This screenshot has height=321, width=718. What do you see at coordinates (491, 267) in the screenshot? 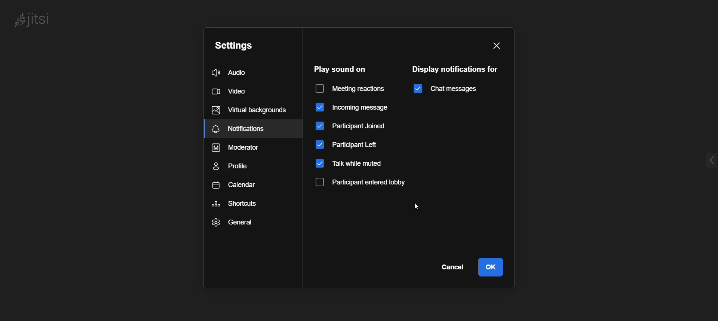
I see `ok` at bounding box center [491, 267].